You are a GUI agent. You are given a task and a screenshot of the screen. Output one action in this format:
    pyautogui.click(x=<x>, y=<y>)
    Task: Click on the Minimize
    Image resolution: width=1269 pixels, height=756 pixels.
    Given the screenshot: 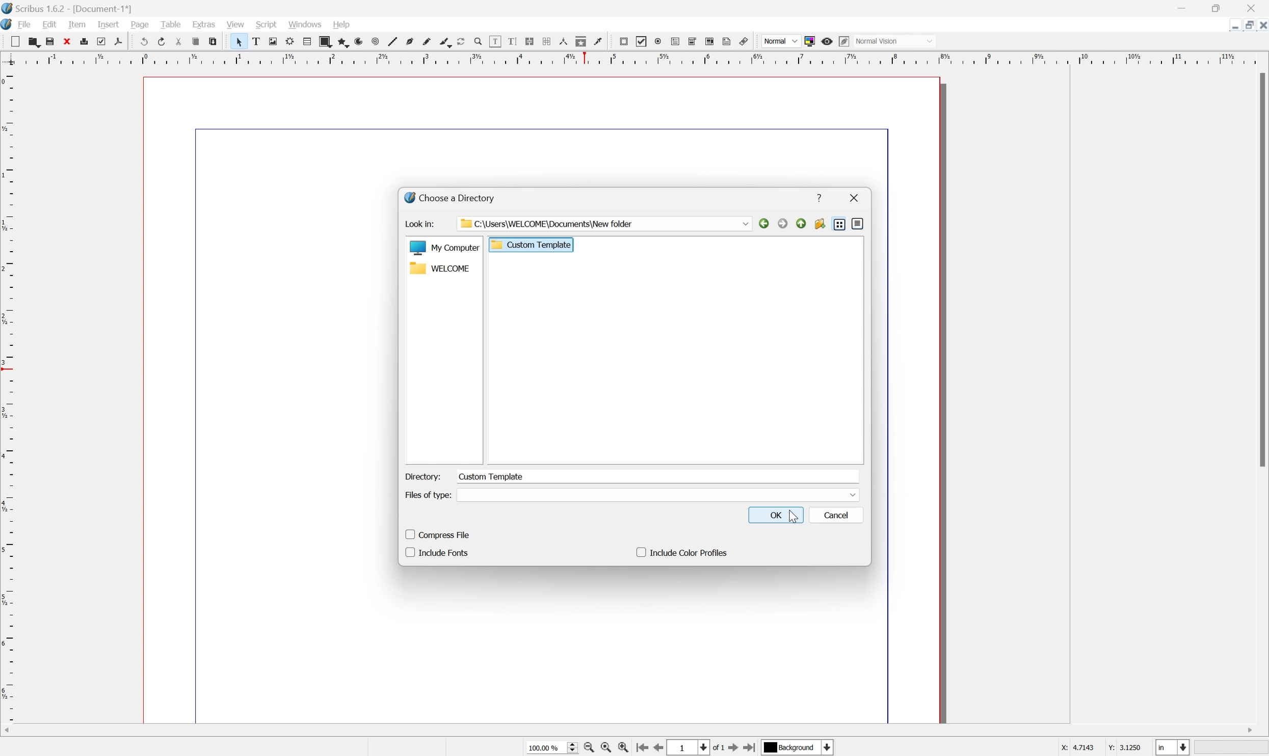 What is the action you would take?
    pyautogui.click(x=1233, y=29)
    